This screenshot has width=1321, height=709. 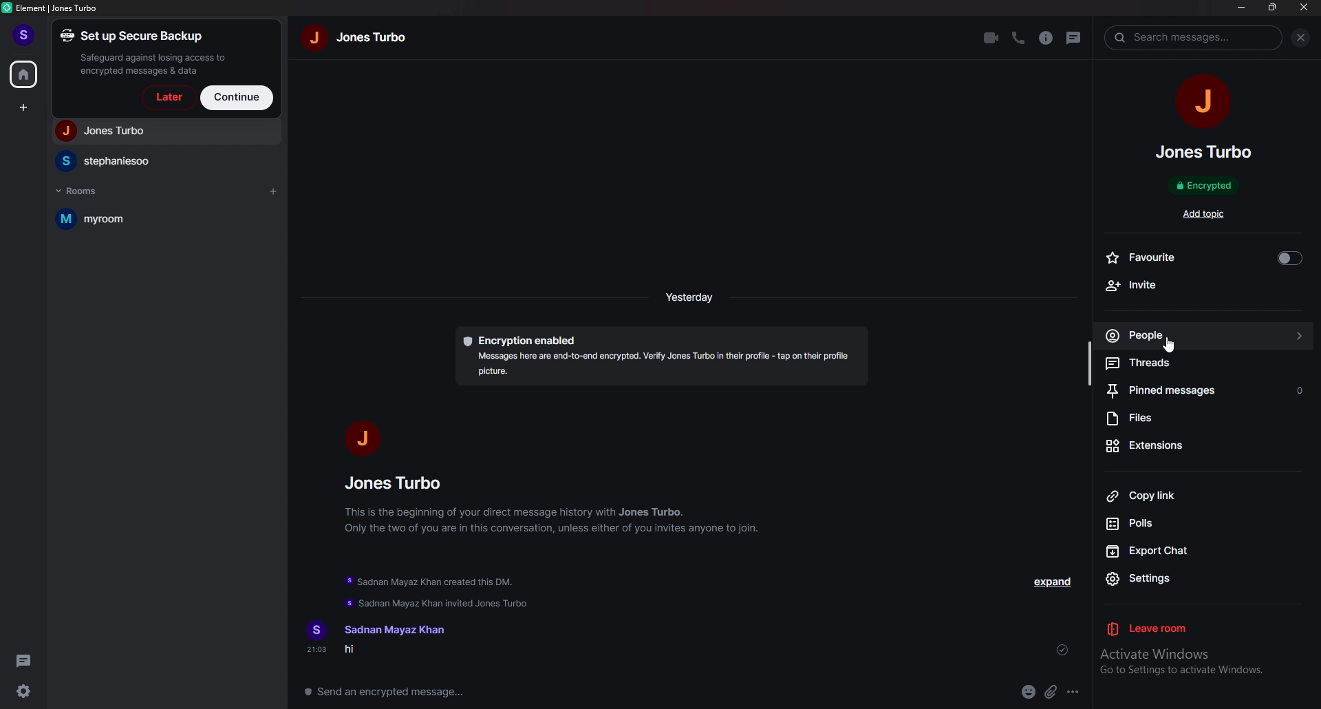 What do you see at coordinates (1172, 344) in the screenshot?
I see `cursor` at bounding box center [1172, 344].